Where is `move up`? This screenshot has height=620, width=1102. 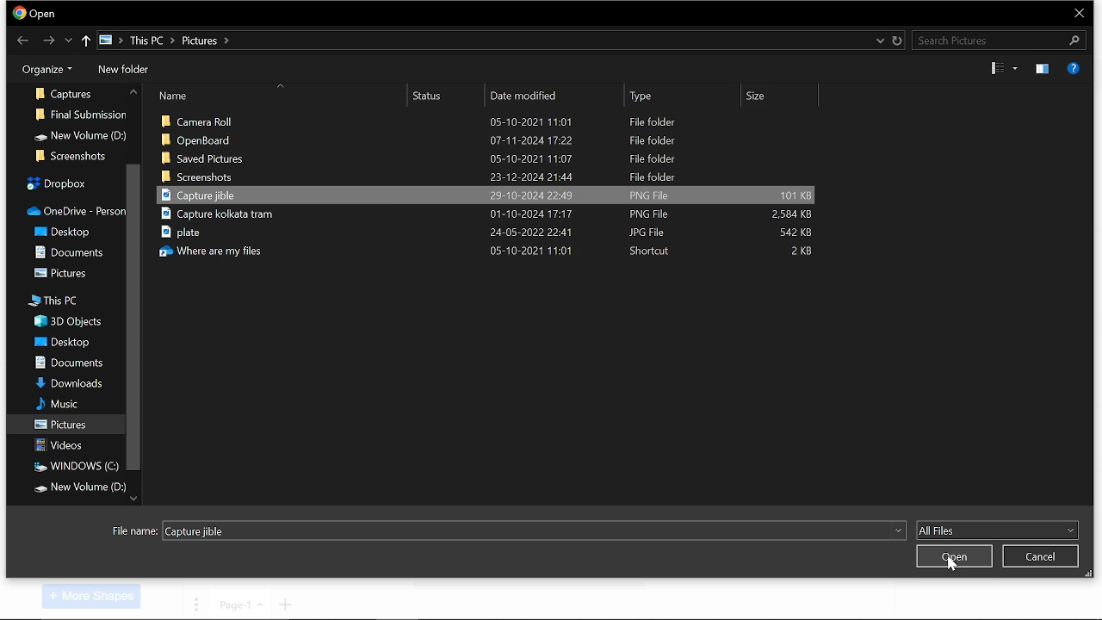
move up is located at coordinates (131, 93).